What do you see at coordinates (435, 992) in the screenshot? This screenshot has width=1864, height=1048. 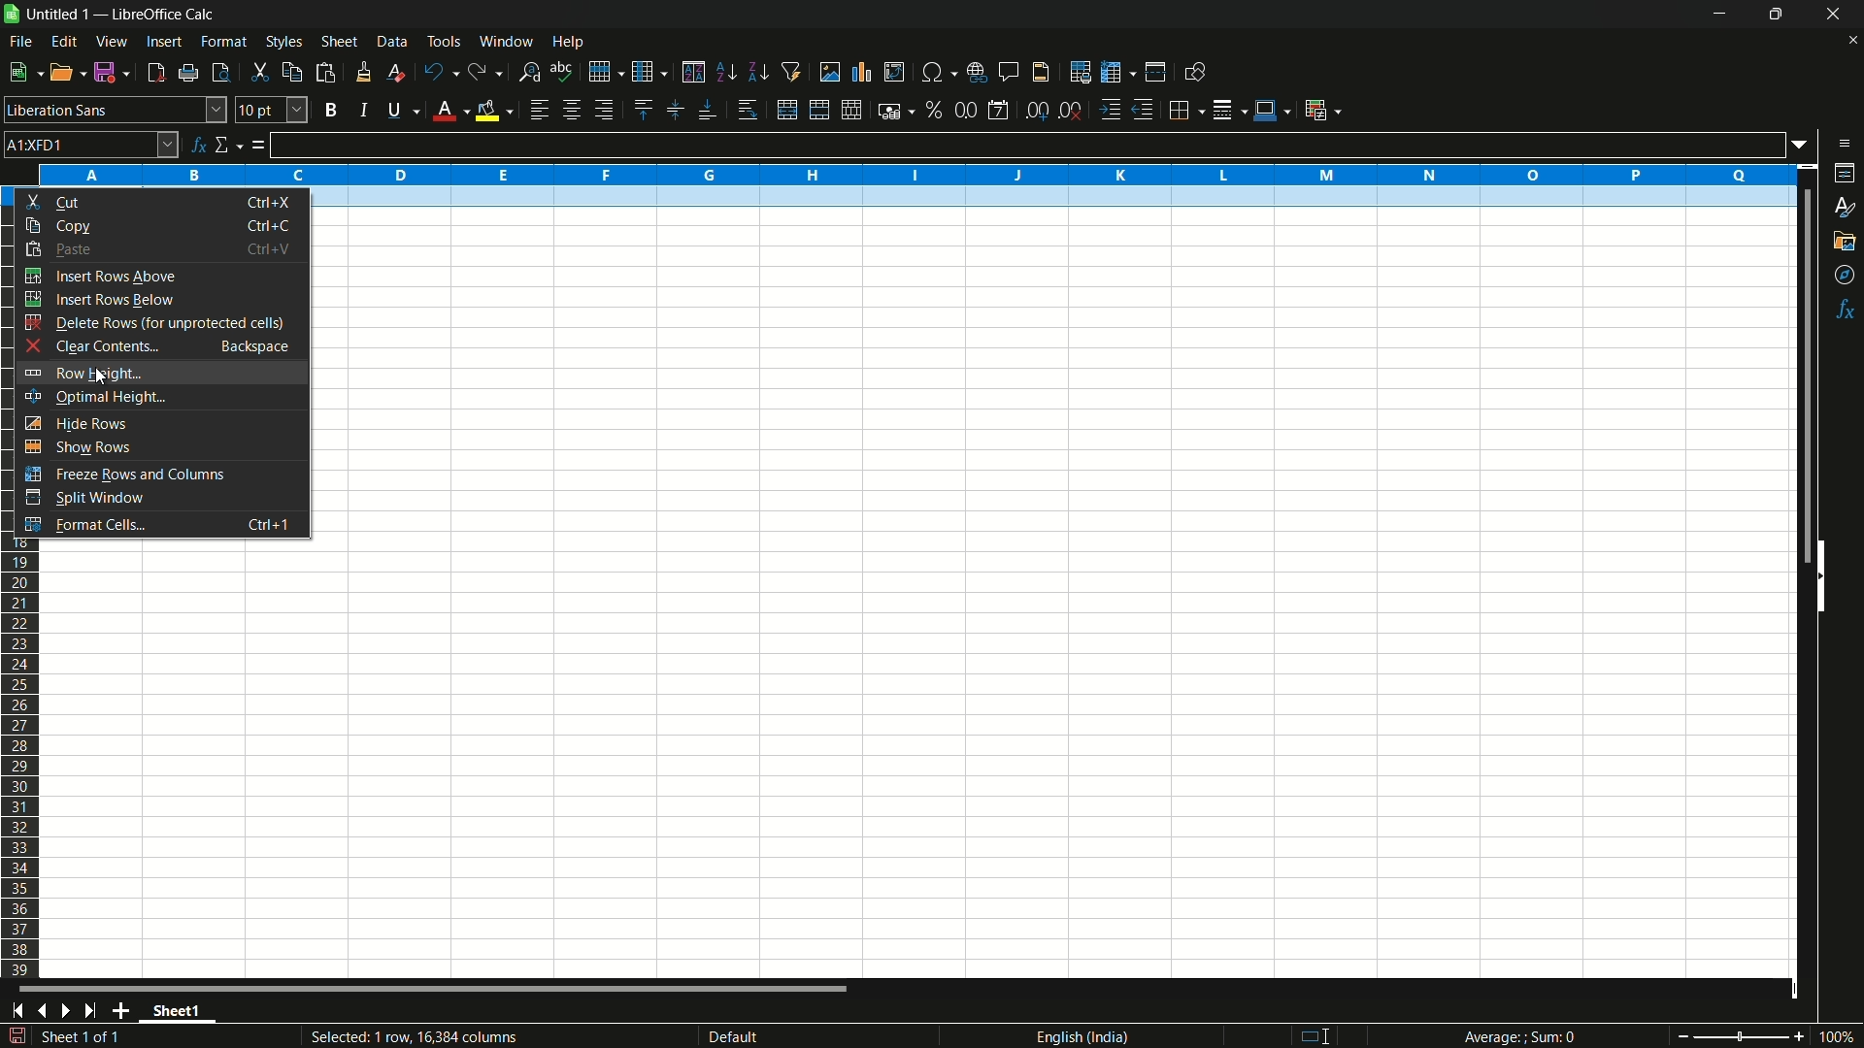 I see `scroll bar` at bounding box center [435, 992].